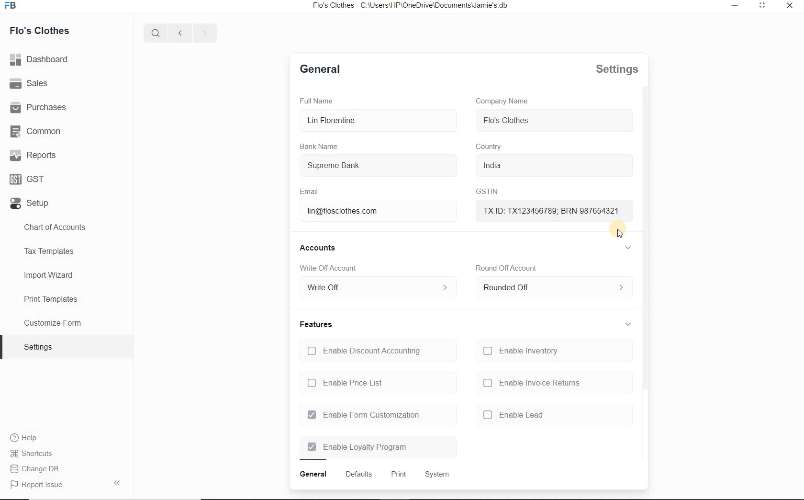  Describe the element at coordinates (736, 7) in the screenshot. I see `restore` at that location.